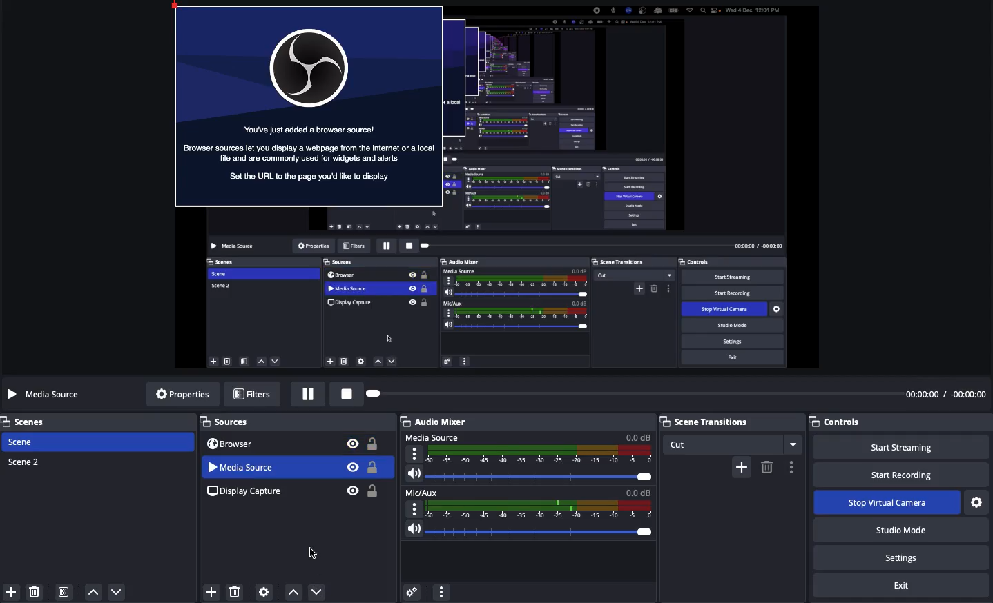 The image size is (993, 603). What do you see at coordinates (235, 444) in the screenshot?
I see `Browser` at bounding box center [235, 444].